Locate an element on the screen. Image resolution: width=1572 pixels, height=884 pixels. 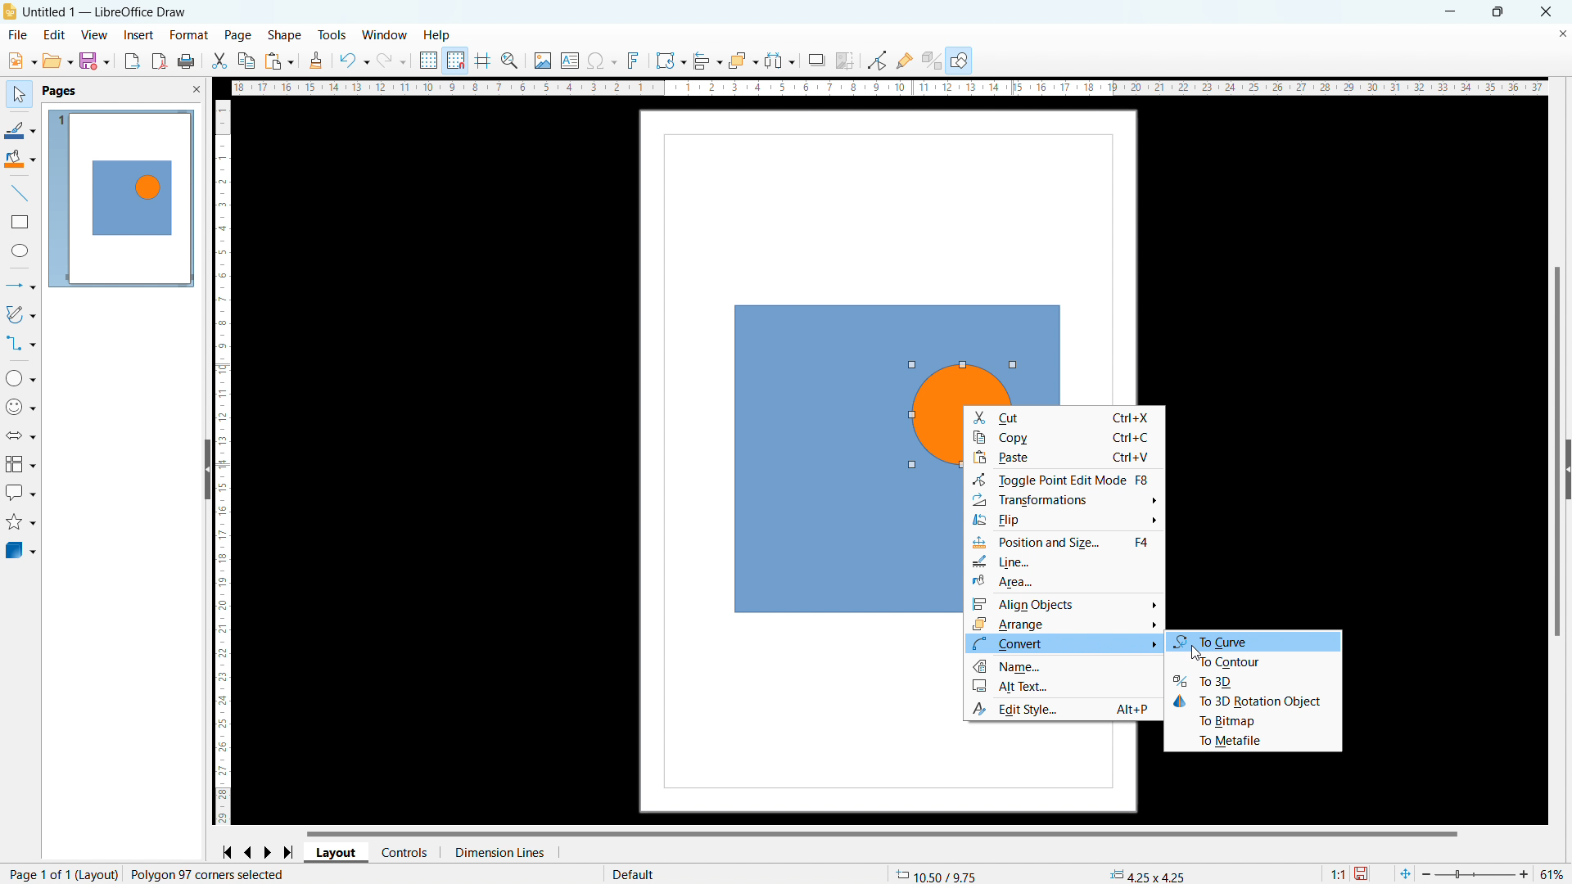
ellipse tool is located at coordinates (21, 251).